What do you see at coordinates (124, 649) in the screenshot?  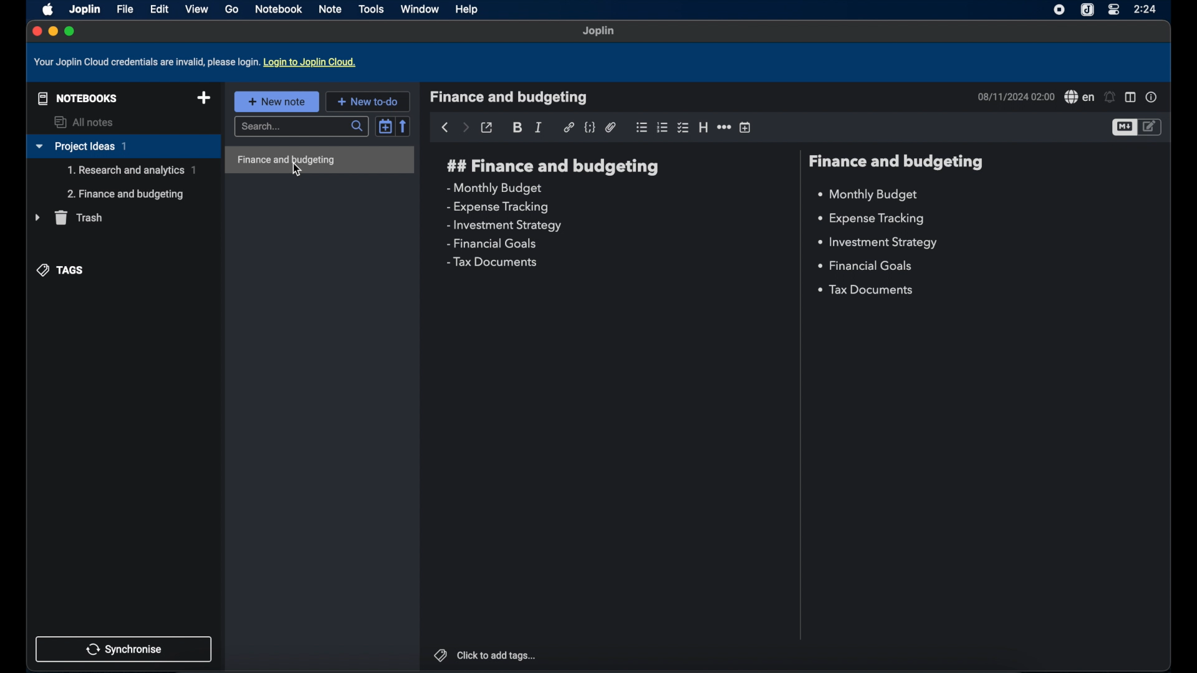 I see `synchronise` at bounding box center [124, 649].